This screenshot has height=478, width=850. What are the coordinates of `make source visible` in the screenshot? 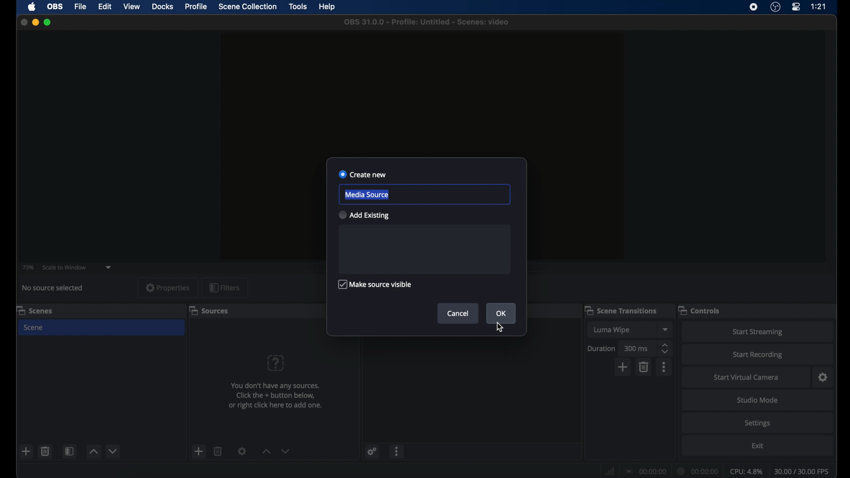 It's located at (376, 285).